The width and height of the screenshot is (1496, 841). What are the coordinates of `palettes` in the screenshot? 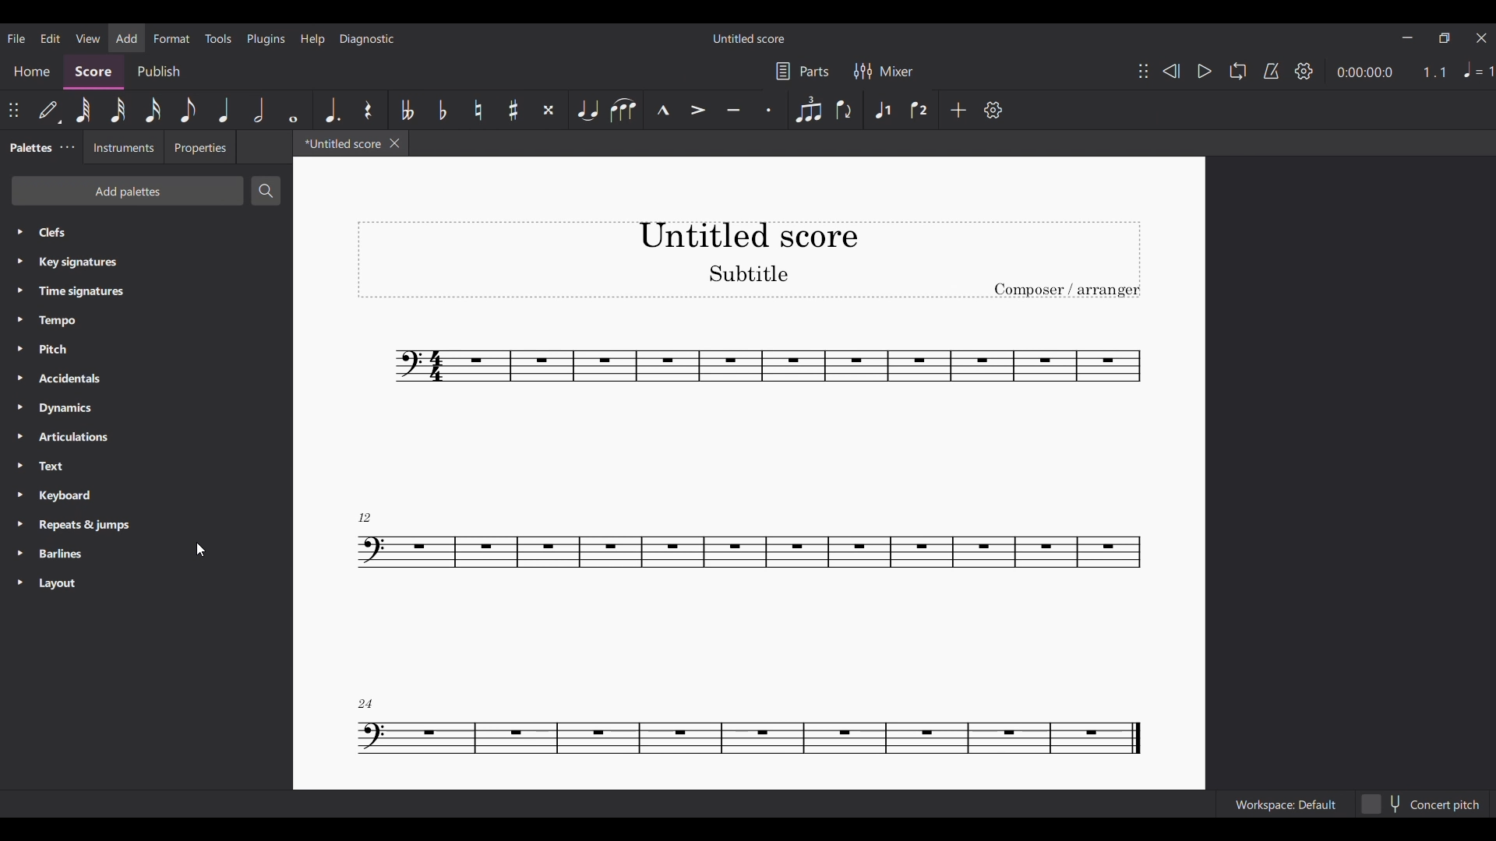 It's located at (41, 149).